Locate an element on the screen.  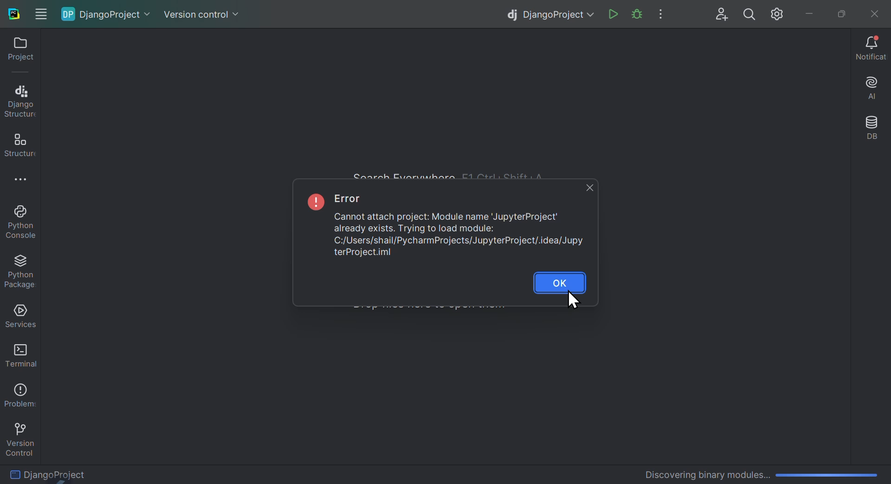
Services is located at coordinates (19, 316).